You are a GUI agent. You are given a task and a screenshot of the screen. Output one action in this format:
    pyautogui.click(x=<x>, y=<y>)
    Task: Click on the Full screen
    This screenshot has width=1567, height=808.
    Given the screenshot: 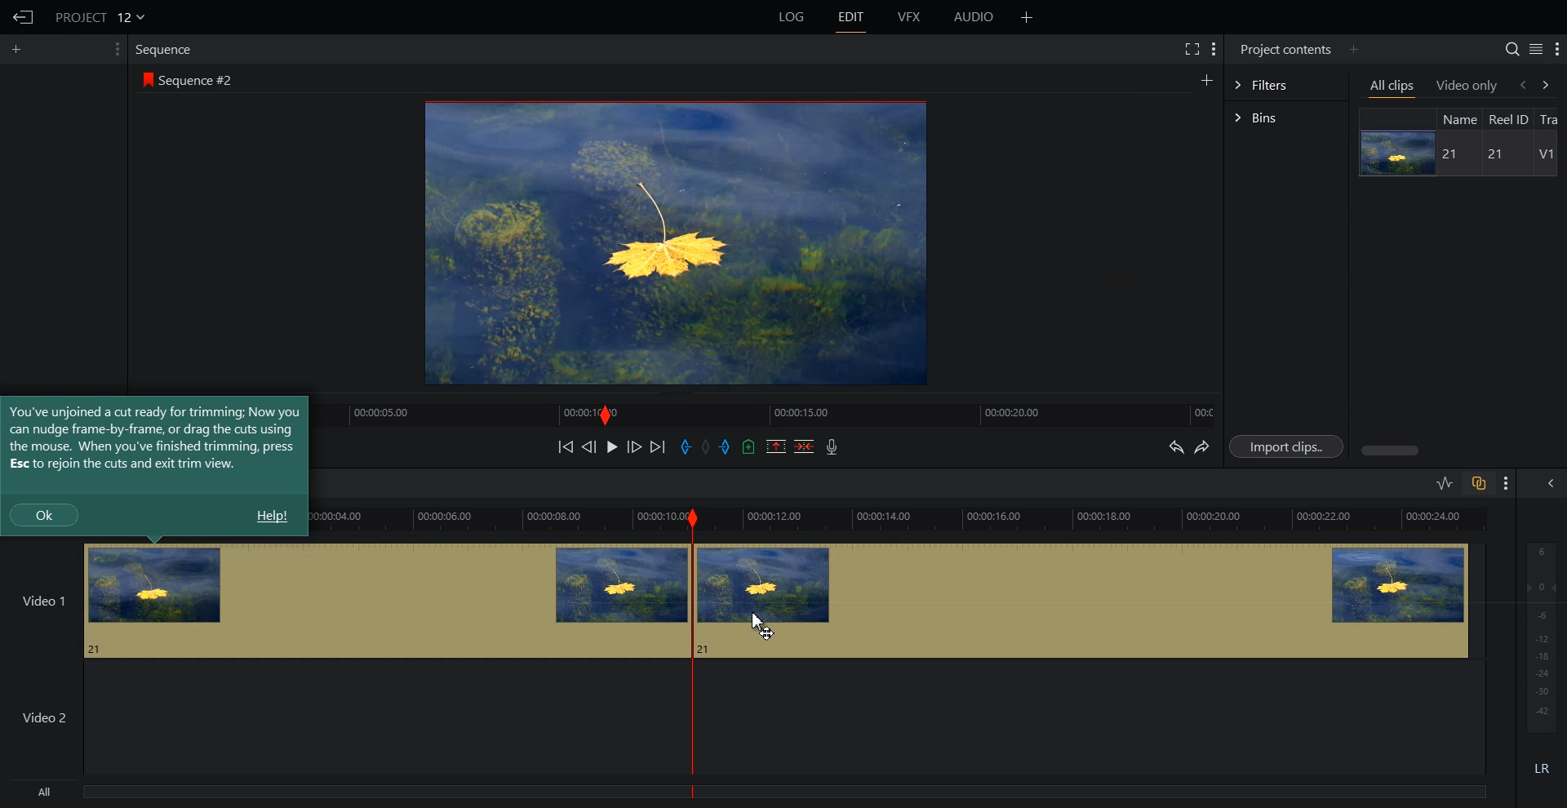 What is the action you would take?
    pyautogui.click(x=1191, y=48)
    